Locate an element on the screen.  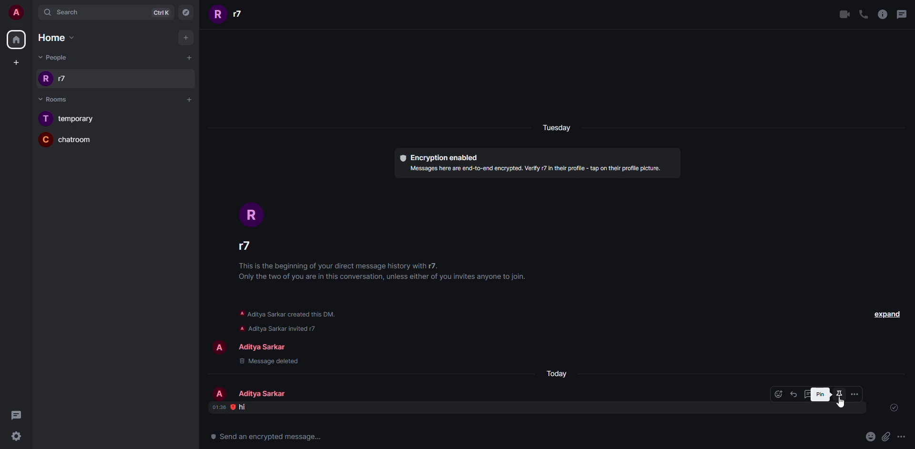
home is located at coordinates (56, 38).